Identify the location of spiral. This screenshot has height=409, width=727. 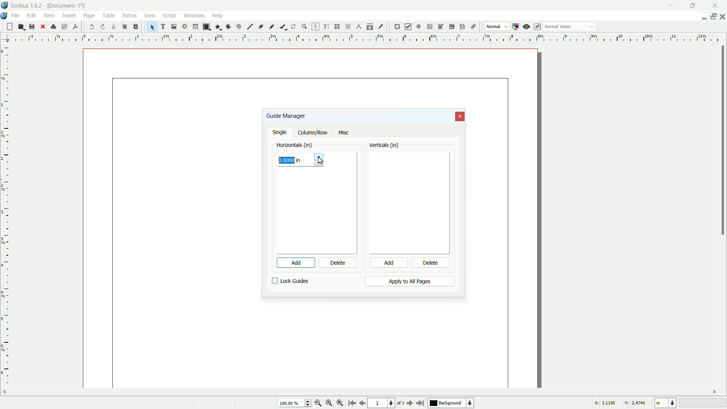
(239, 27).